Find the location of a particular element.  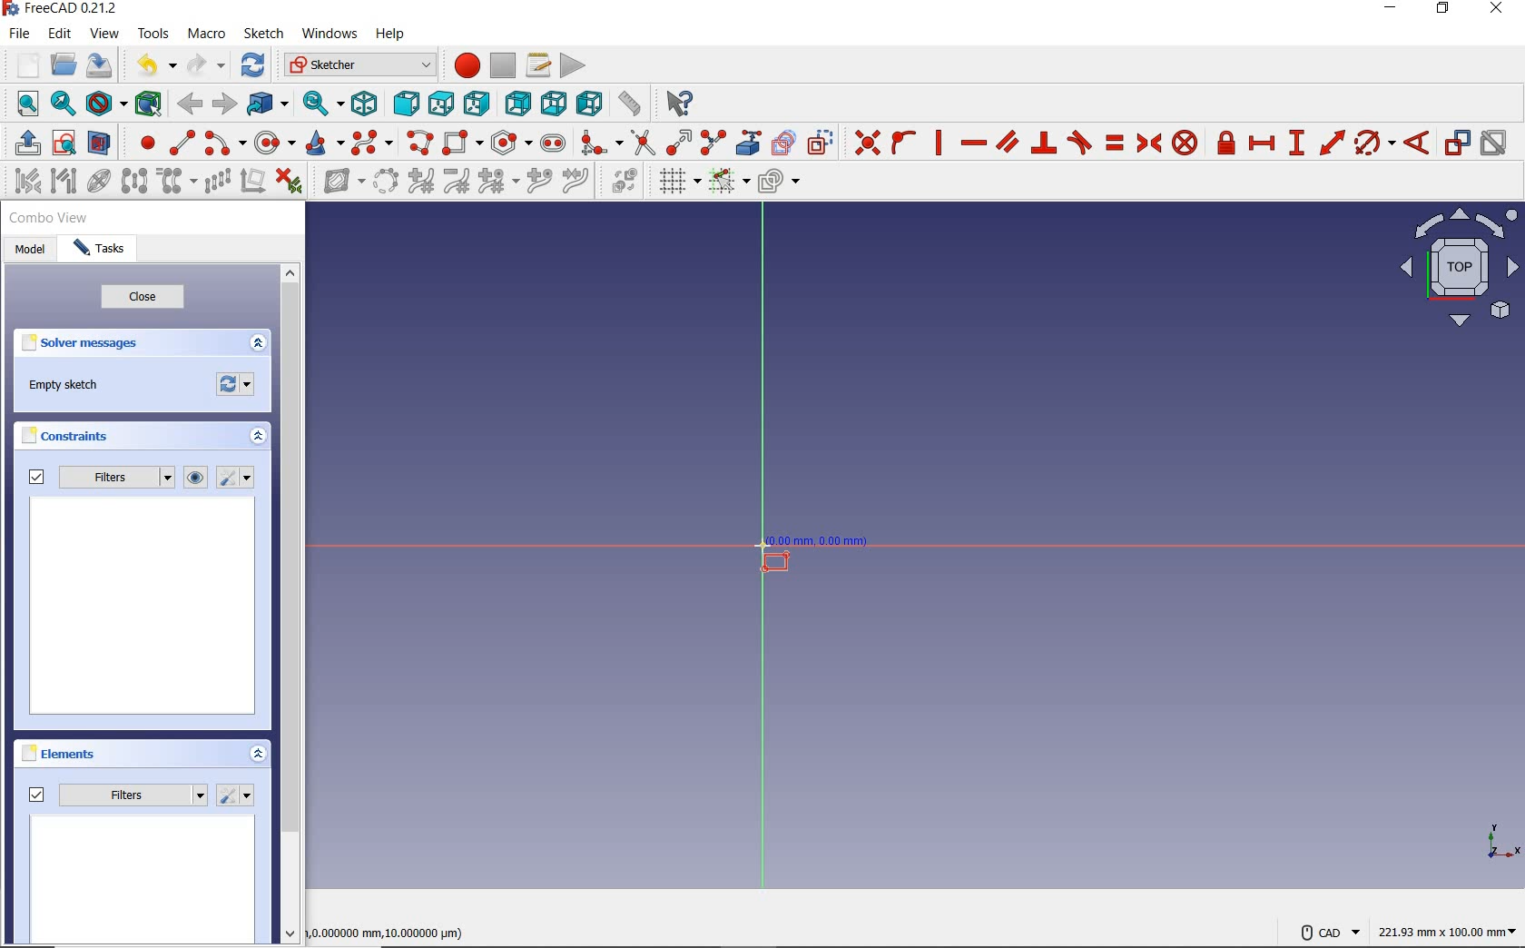

create line is located at coordinates (179, 142).